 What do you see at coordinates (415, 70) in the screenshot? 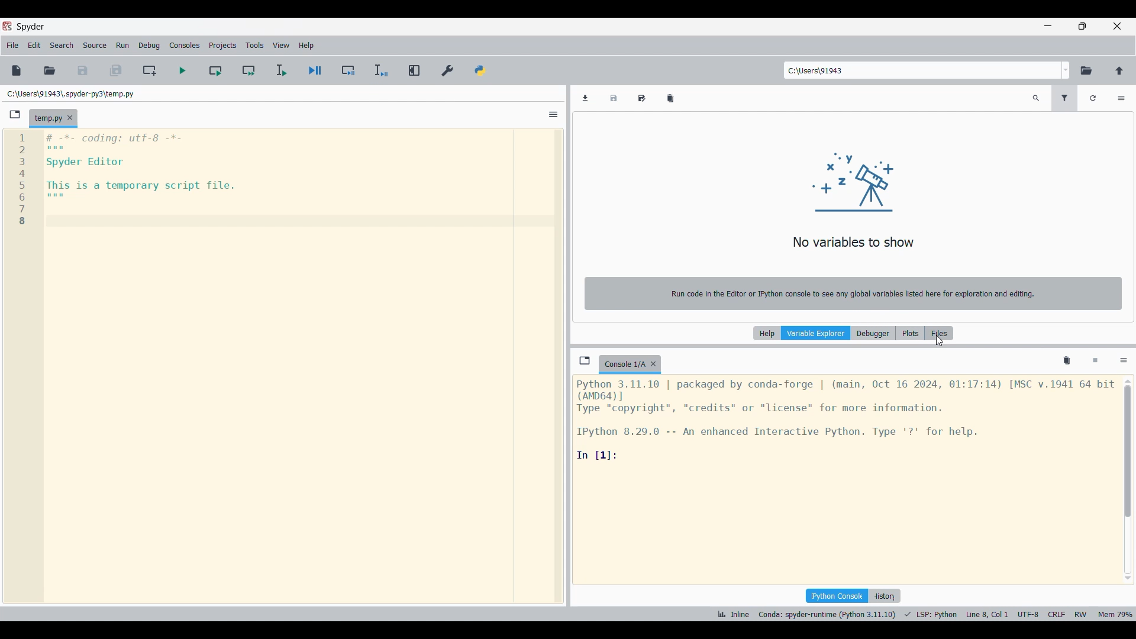
I see `Maximize current pane` at bounding box center [415, 70].